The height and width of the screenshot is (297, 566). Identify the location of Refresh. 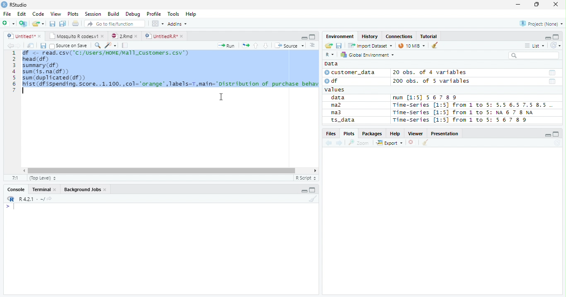
(556, 44).